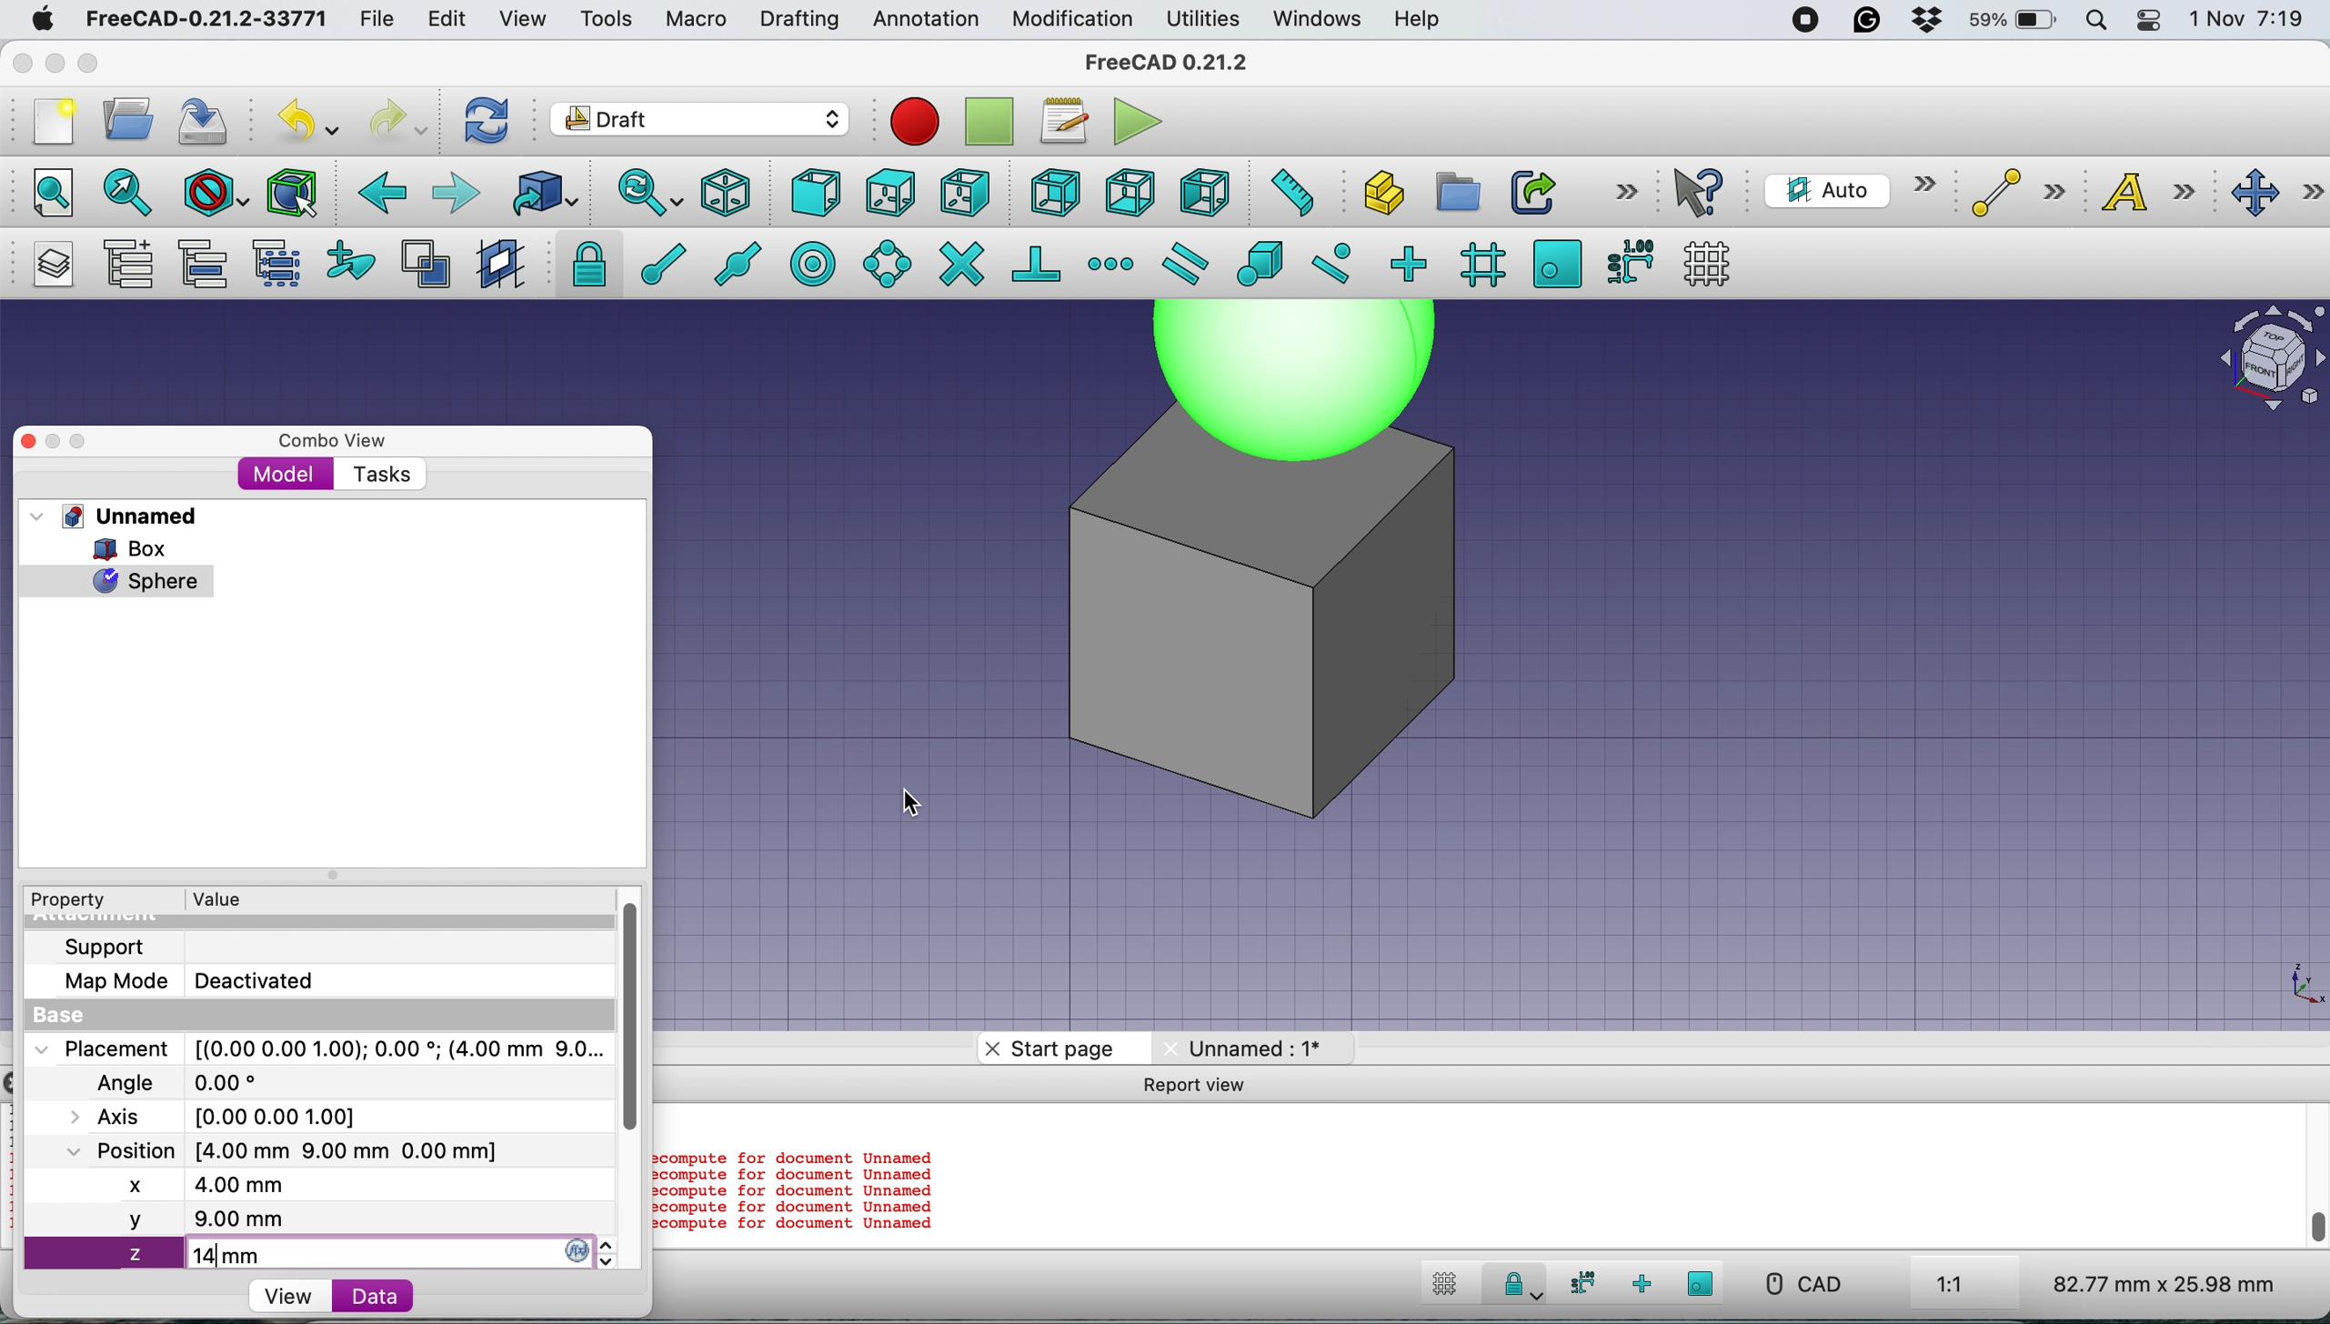 This screenshot has width=2330, height=1324. I want to click on refresh, so click(483, 119).